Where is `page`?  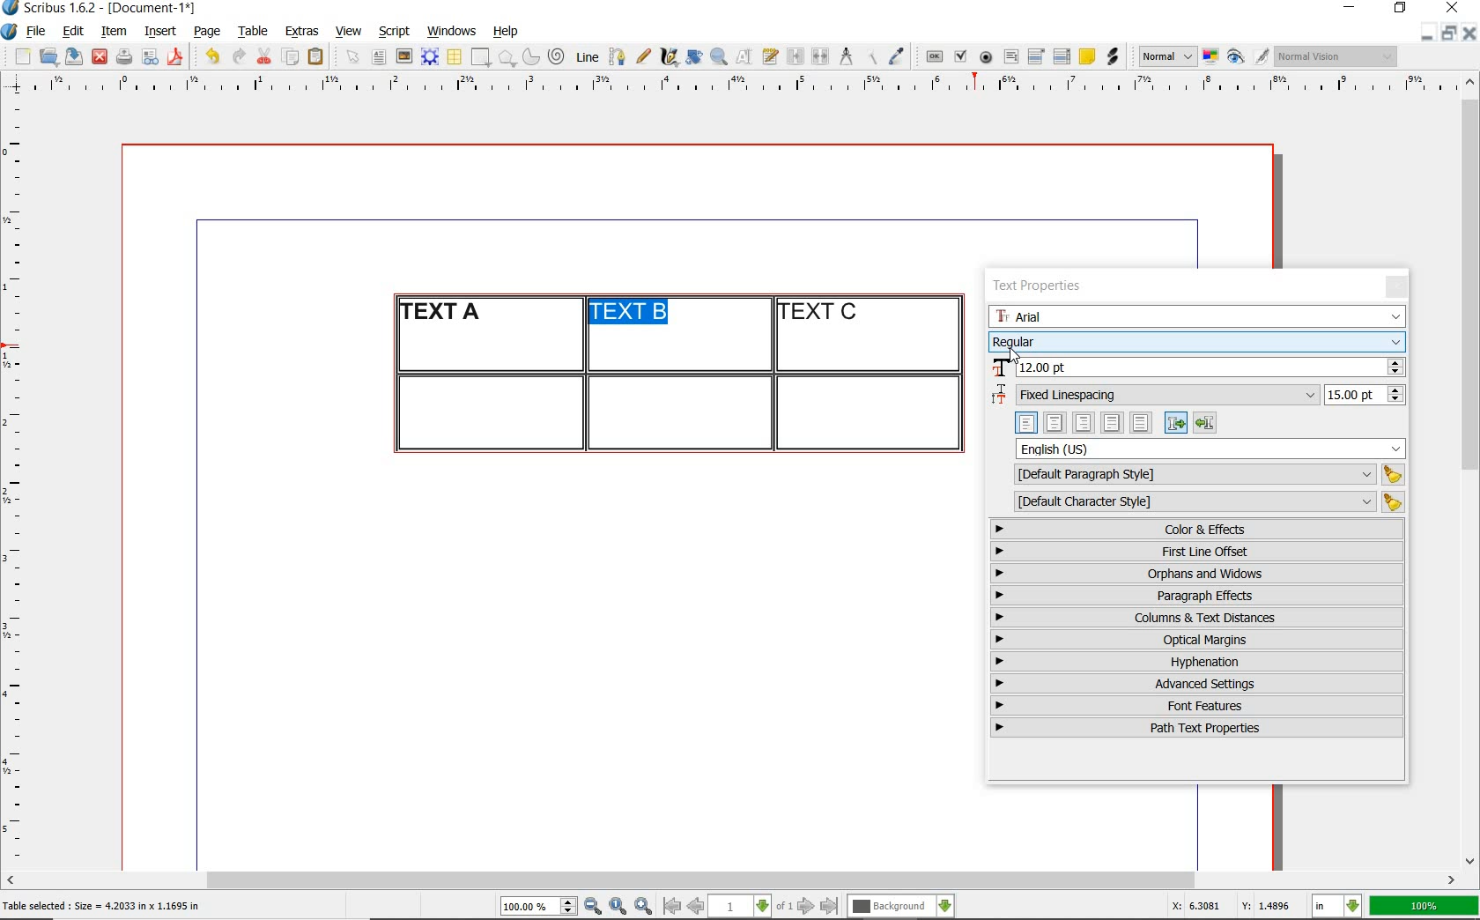 page is located at coordinates (207, 31).